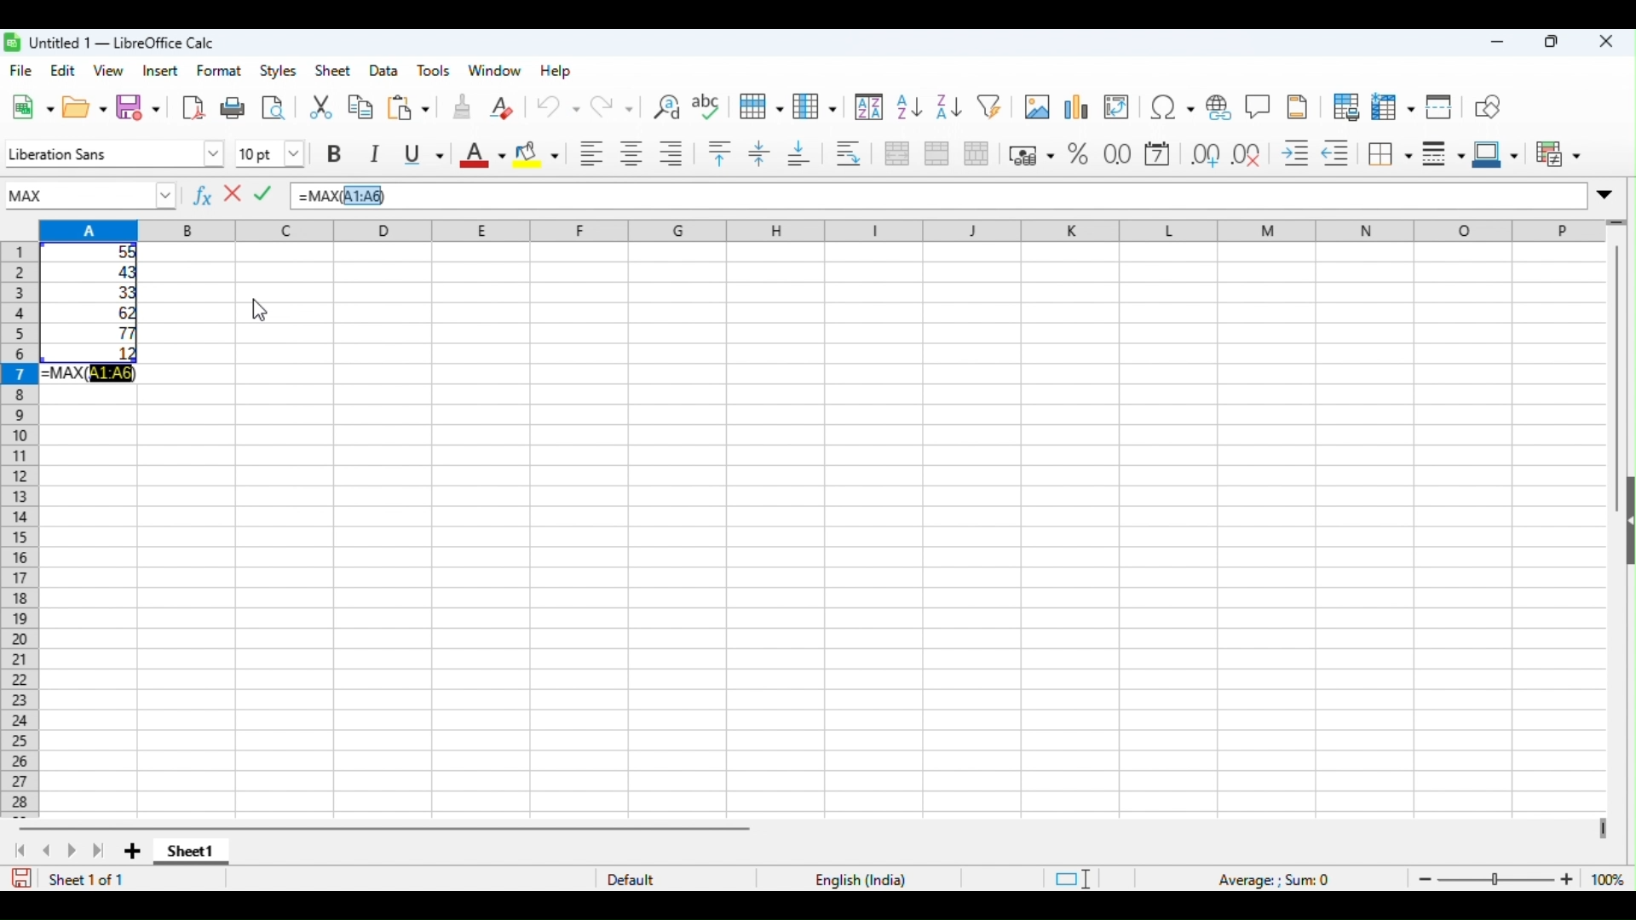 The image size is (1636, 920). What do you see at coordinates (1221, 105) in the screenshot?
I see `insert hyperlink` at bounding box center [1221, 105].